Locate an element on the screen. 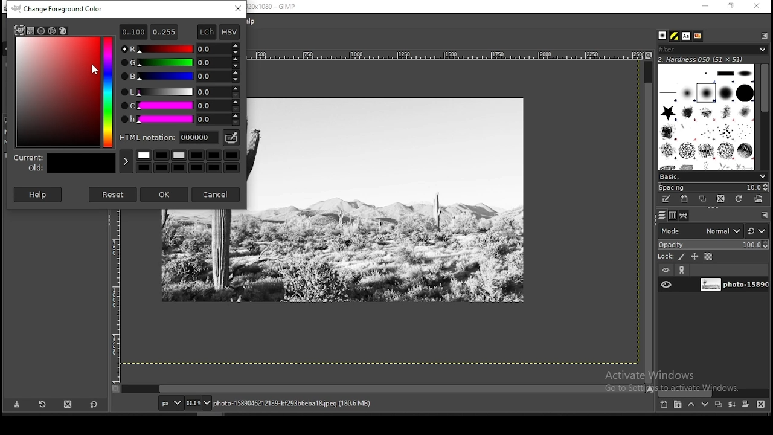 This screenshot has height=435, width=773. select brush preset is located at coordinates (711, 176).